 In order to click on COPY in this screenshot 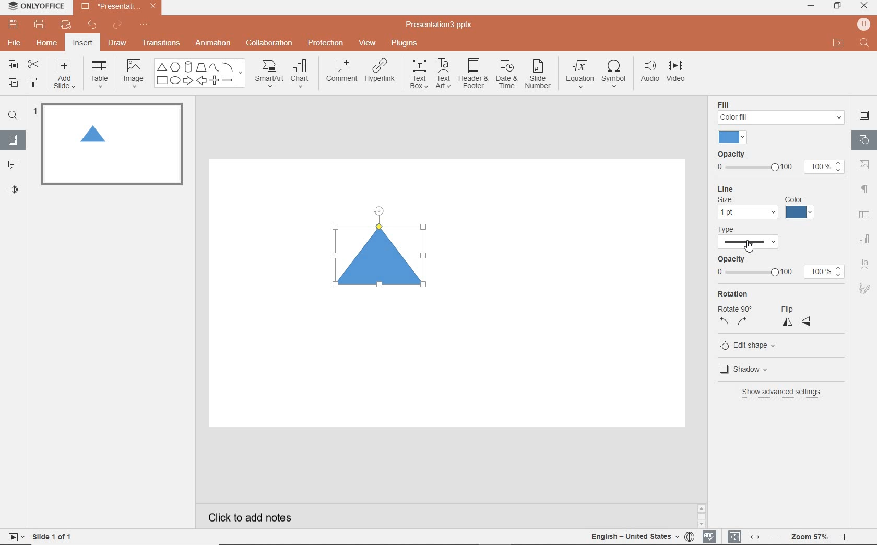, I will do `click(14, 66)`.